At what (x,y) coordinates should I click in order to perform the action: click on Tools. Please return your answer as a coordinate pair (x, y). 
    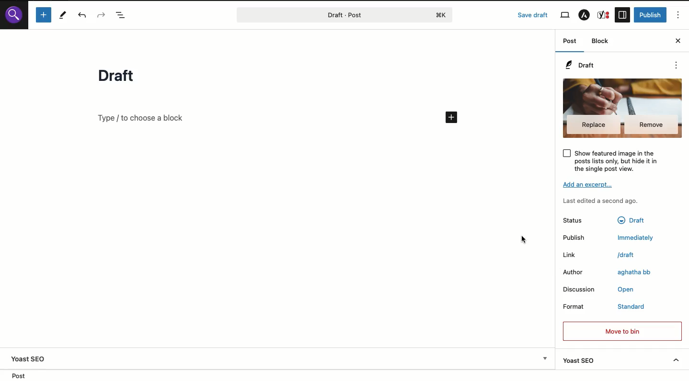
    Looking at the image, I should click on (62, 14).